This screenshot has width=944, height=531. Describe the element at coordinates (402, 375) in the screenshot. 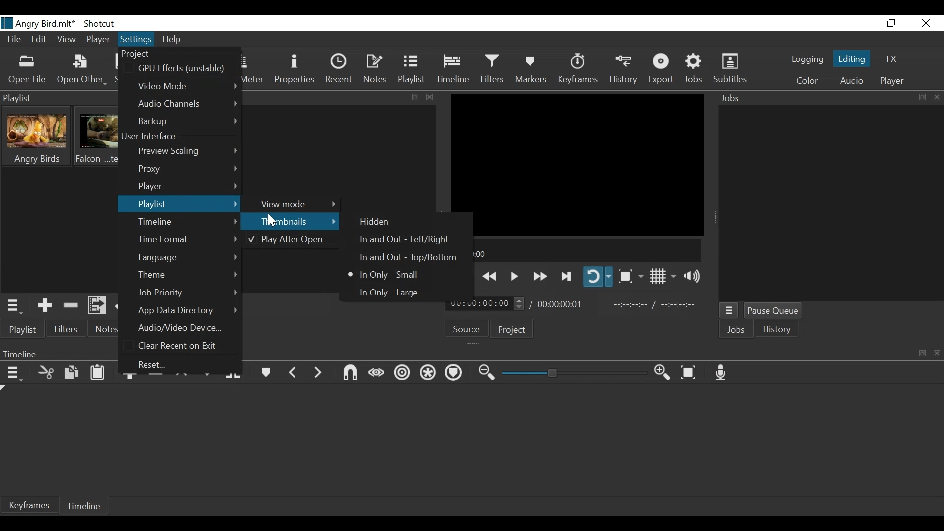

I see `Ripple ` at that location.